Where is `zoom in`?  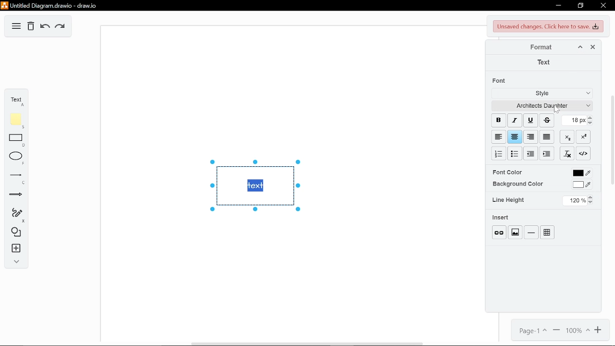 zoom in is located at coordinates (599, 331).